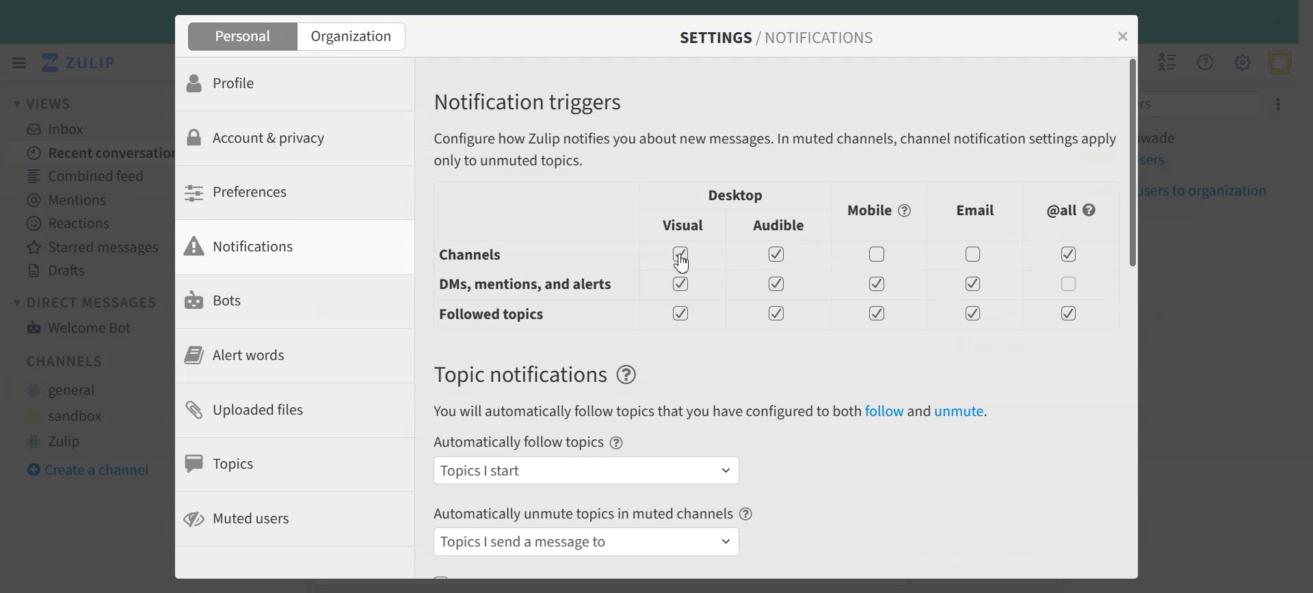  Describe the element at coordinates (62, 128) in the screenshot. I see `Inbox` at that location.